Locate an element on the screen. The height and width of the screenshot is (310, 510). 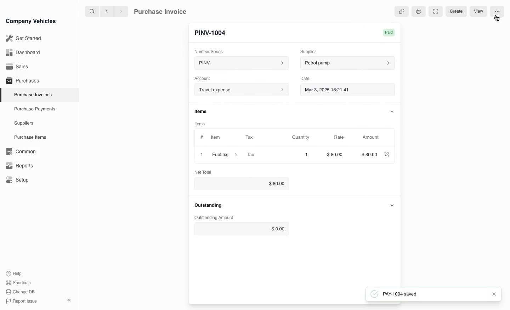
Tax is located at coordinates (258, 138).